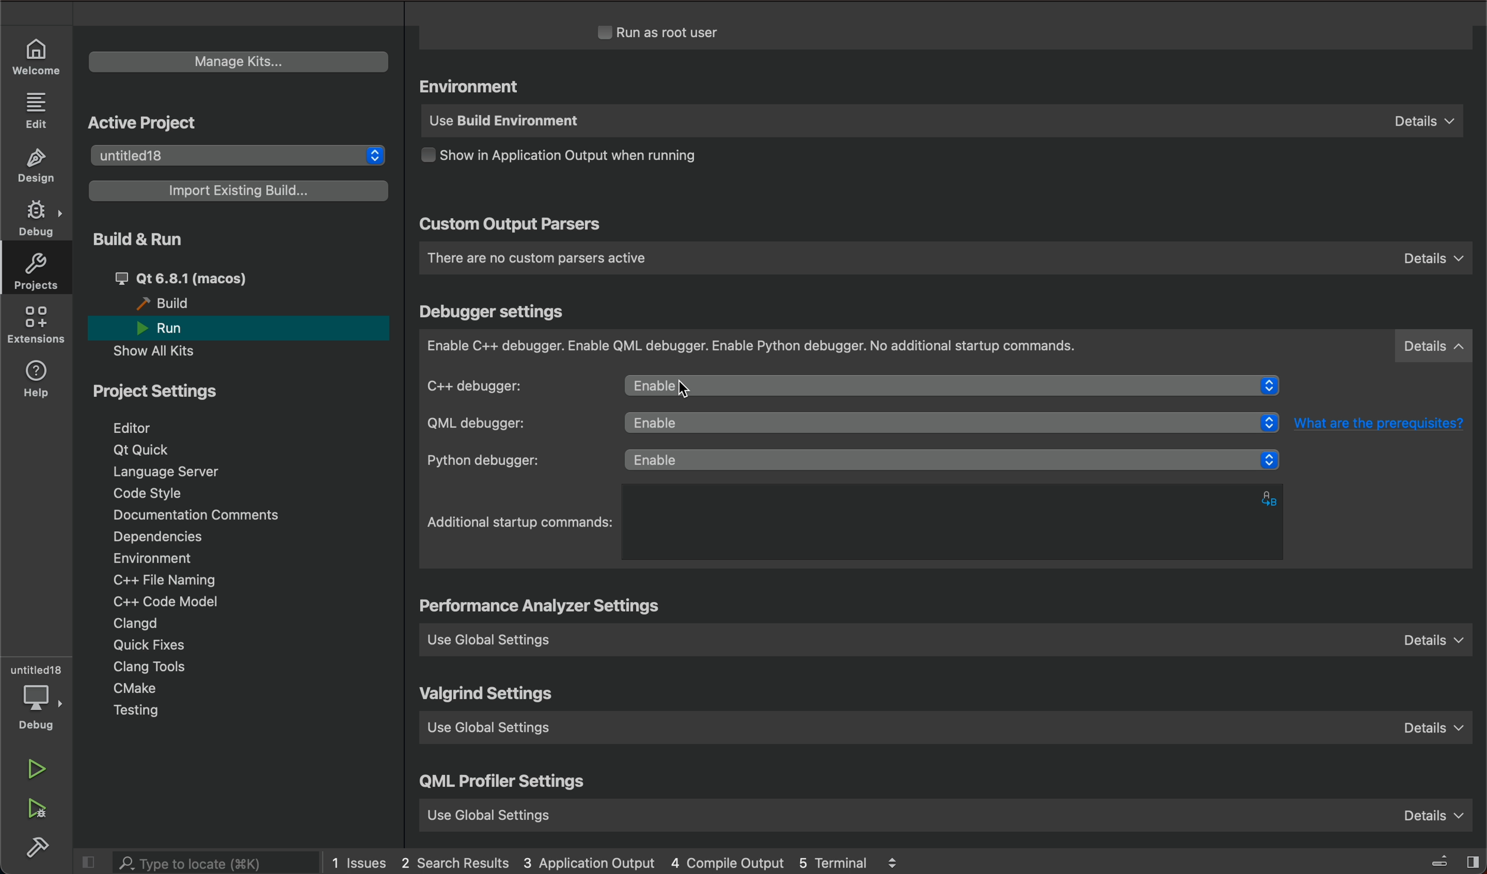  I want to click on editor, so click(135, 428).